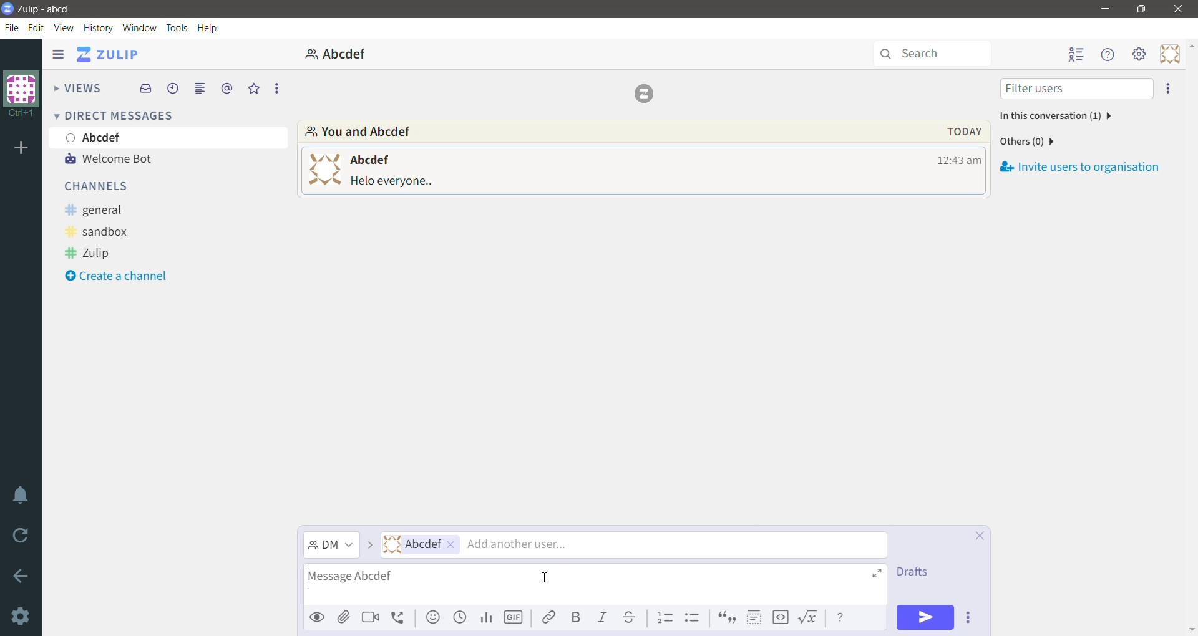 The height and width of the screenshot is (636, 1198). What do you see at coordinates (38, 28) in the screenshot?
I see `Edit` at bounding box center [38, 28].